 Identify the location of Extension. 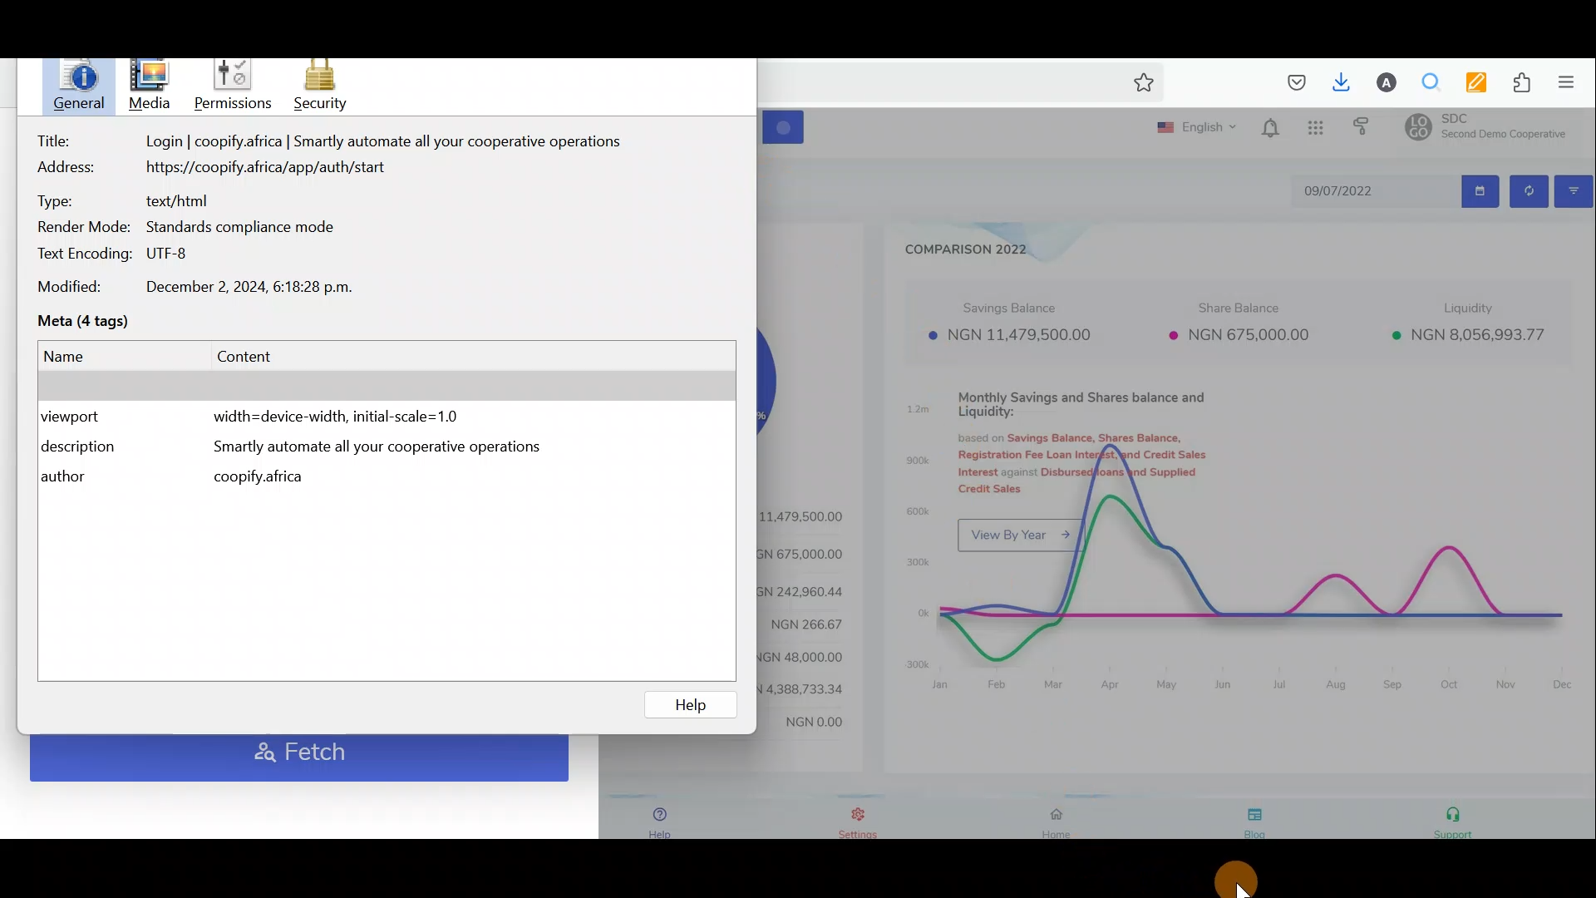
(1515, 83).